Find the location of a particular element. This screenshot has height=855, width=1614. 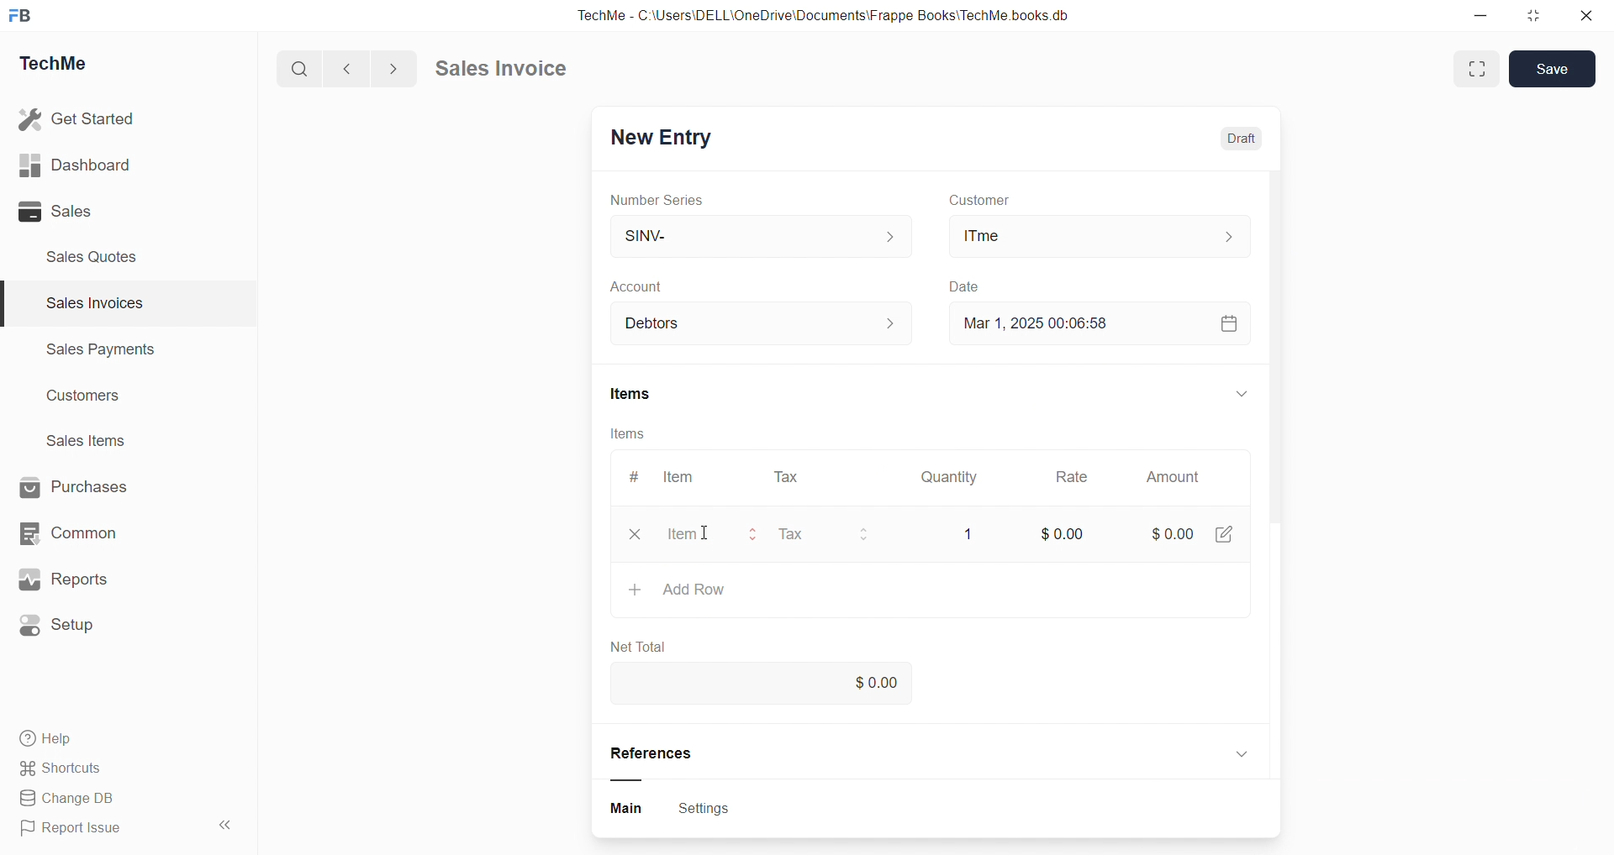

Calendar is located at coordinates (1227, 322).